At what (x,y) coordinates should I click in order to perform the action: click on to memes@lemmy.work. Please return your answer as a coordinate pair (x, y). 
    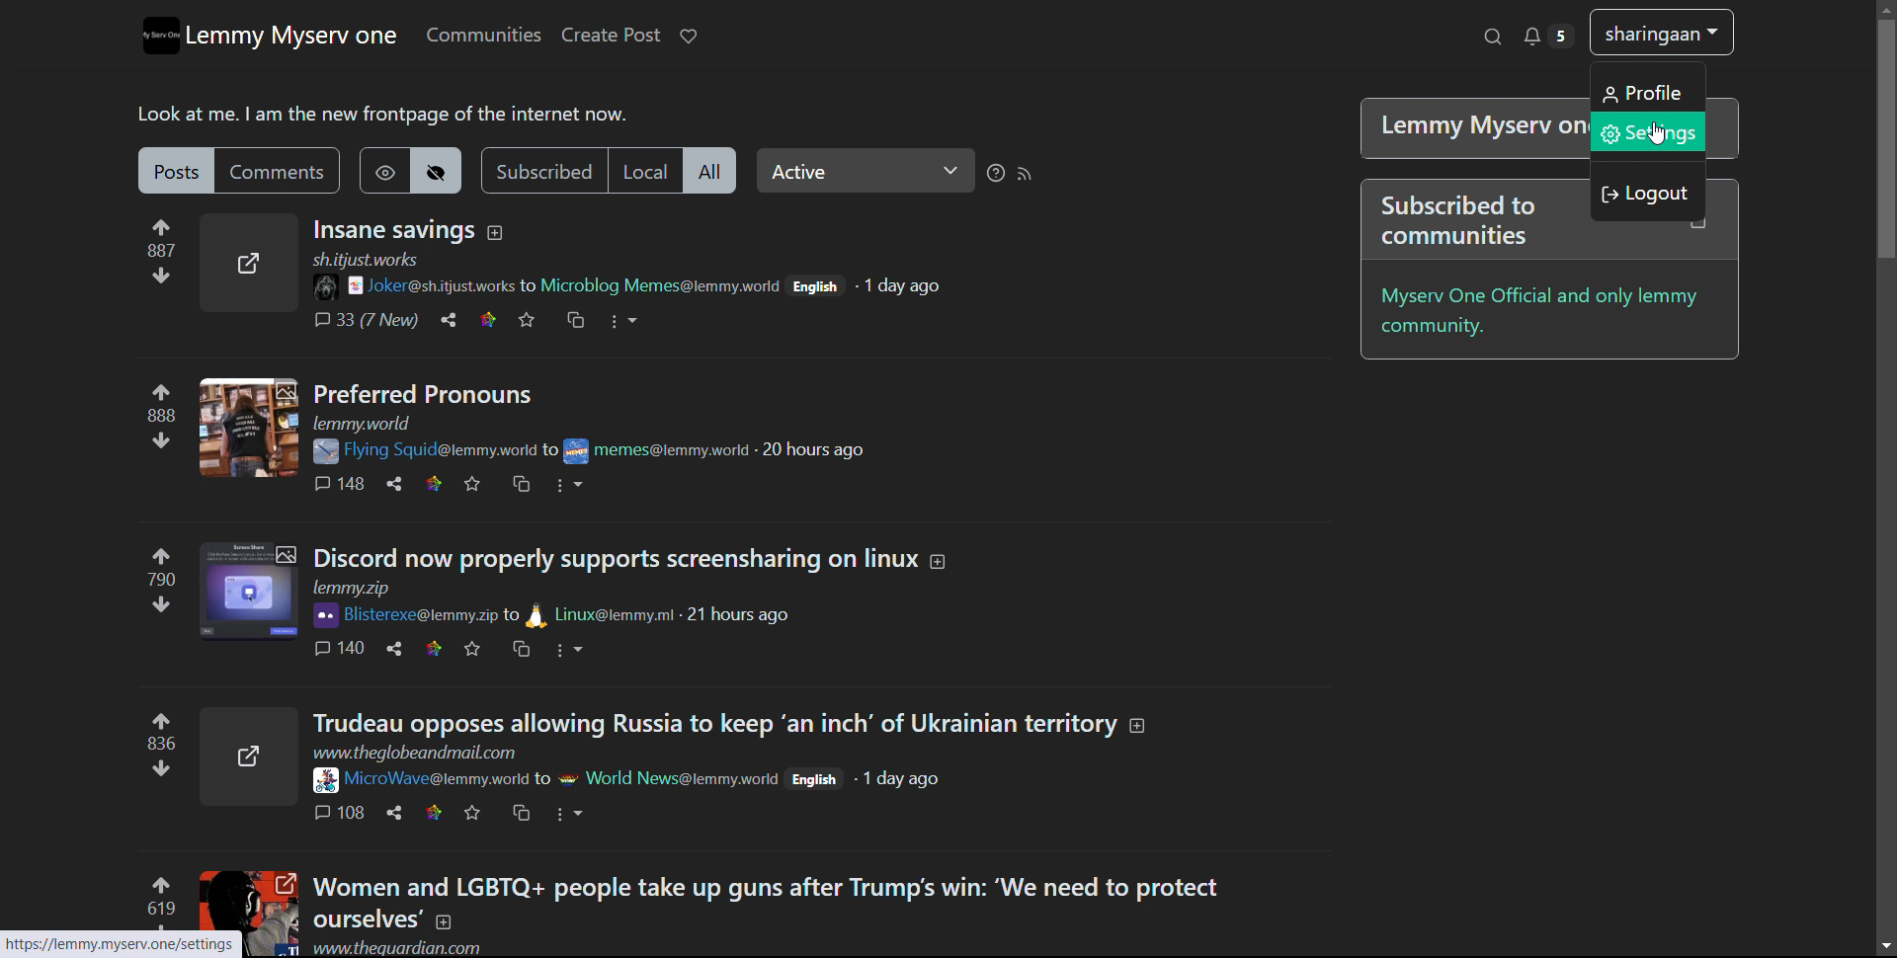
    Looking at the image, I should click on (646, 451).